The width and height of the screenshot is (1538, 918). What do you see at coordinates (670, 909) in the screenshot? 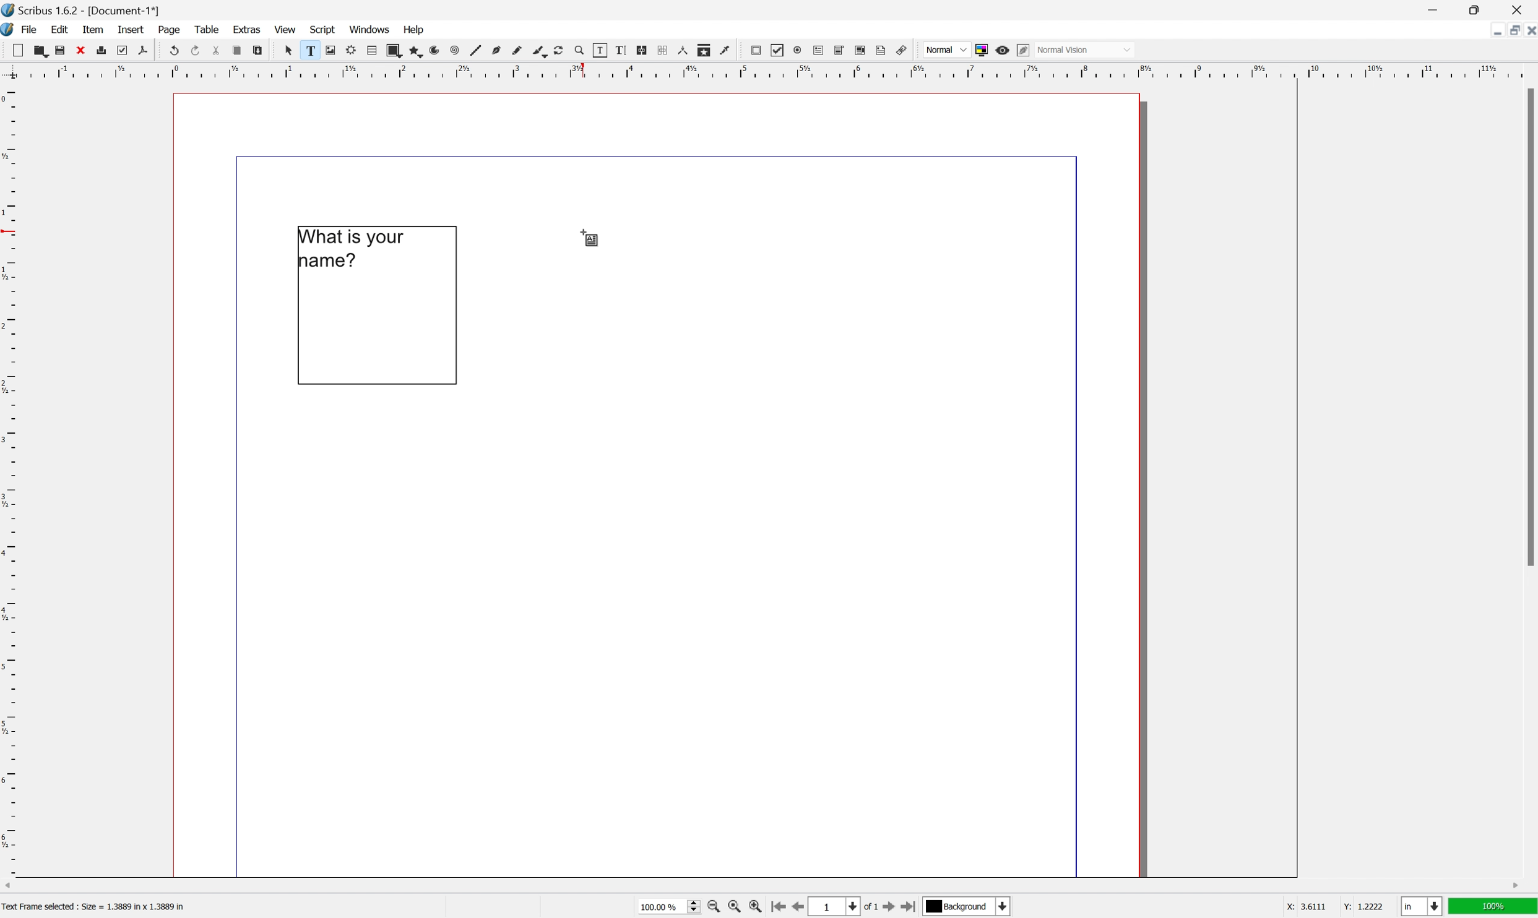
I see `select current zoom level` at bounding box center [670, 909].